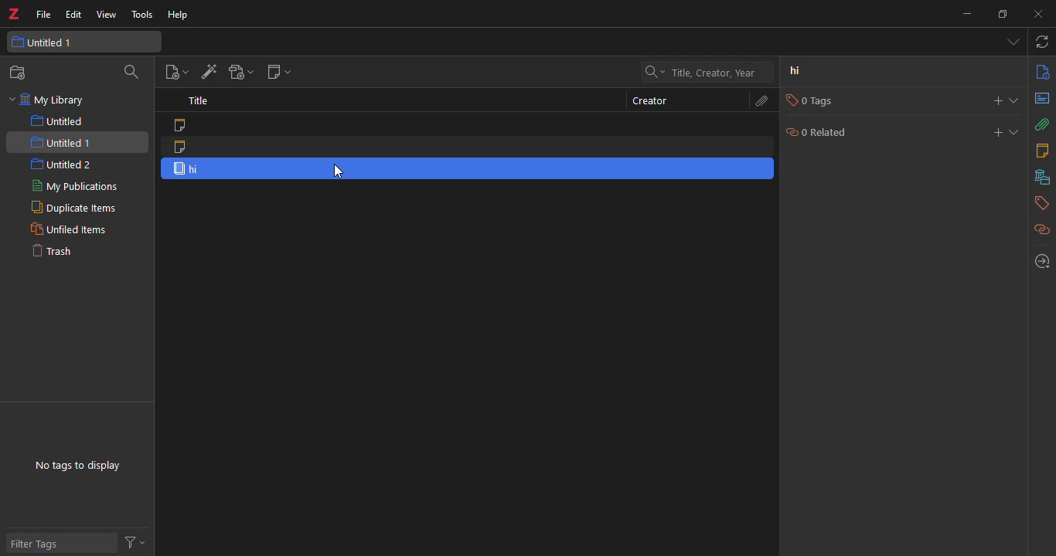 This screenshot has width=1056, height=556. I want to click on minimize, so click(964, 15).